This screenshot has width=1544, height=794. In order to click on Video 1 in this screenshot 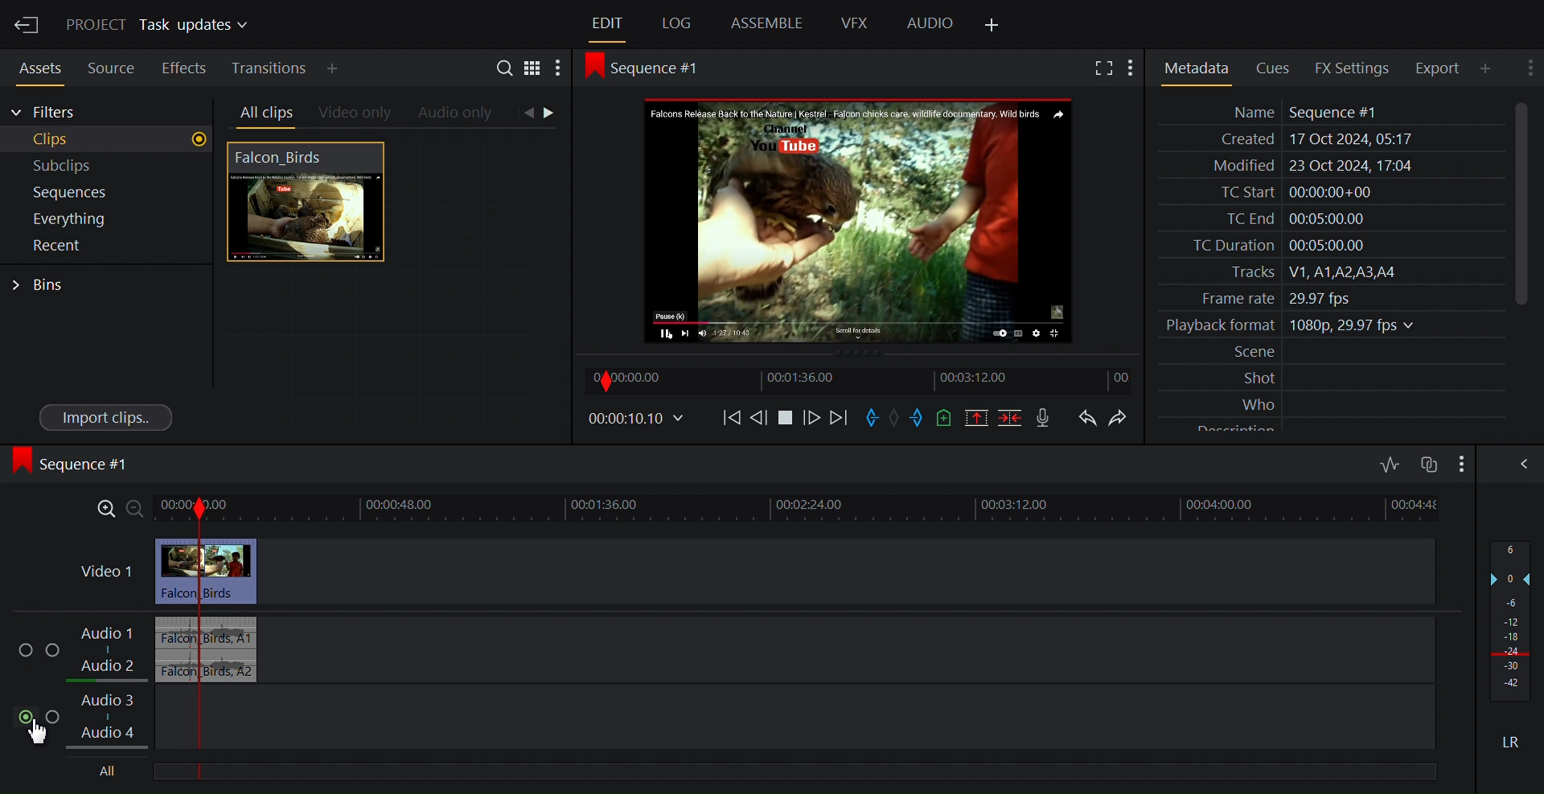, I will do `click(106, 571)`.